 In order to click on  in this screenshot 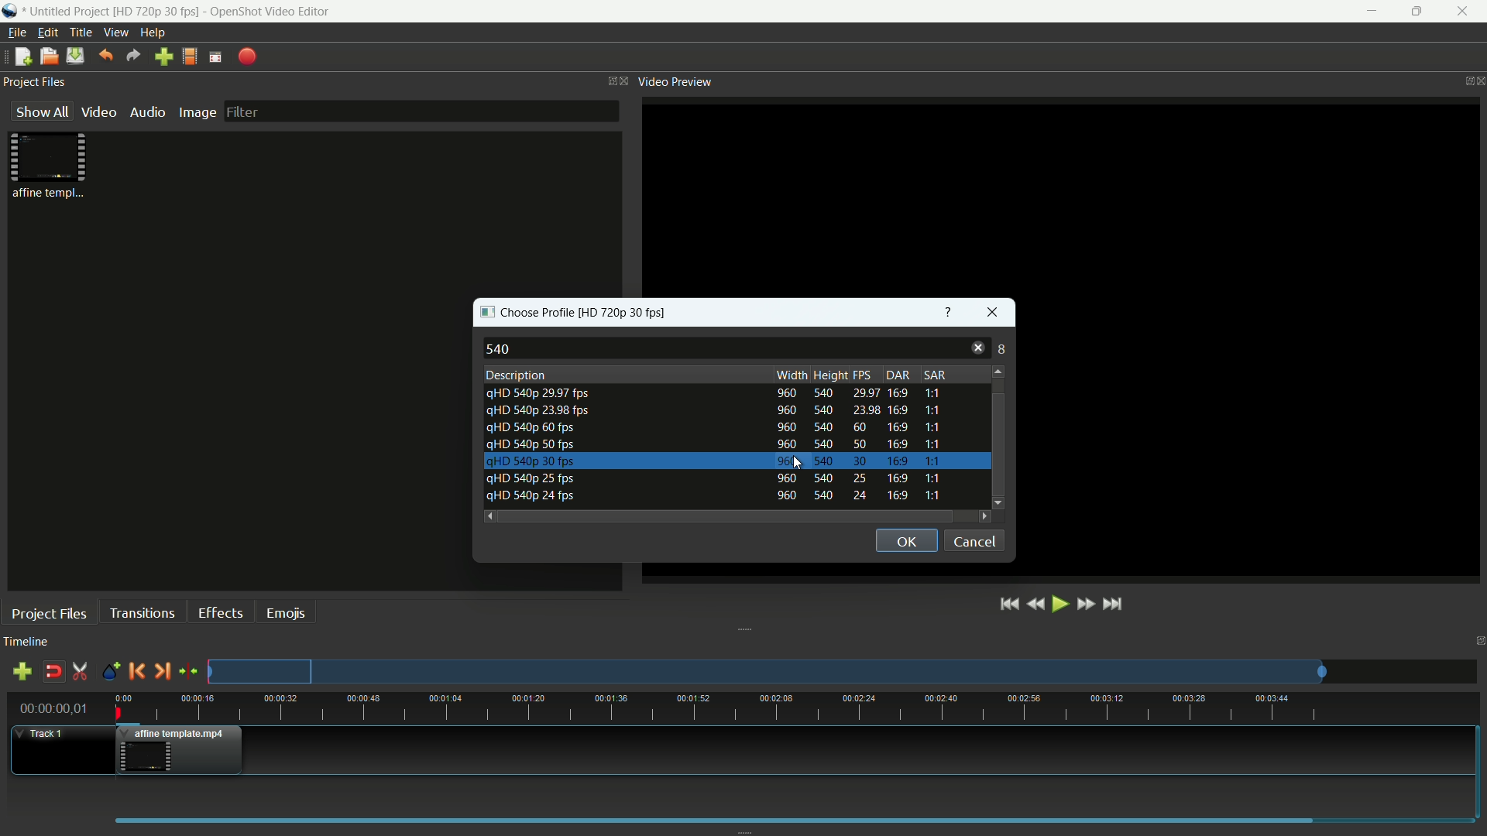, I will do `click(963, 319)`.